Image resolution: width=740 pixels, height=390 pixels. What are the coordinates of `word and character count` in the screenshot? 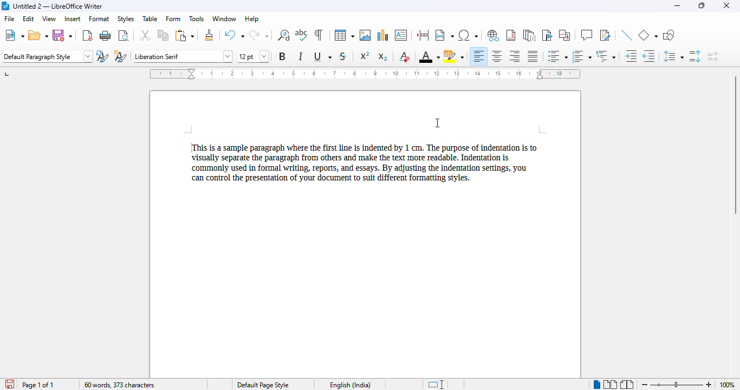 It's located at (119, 385).